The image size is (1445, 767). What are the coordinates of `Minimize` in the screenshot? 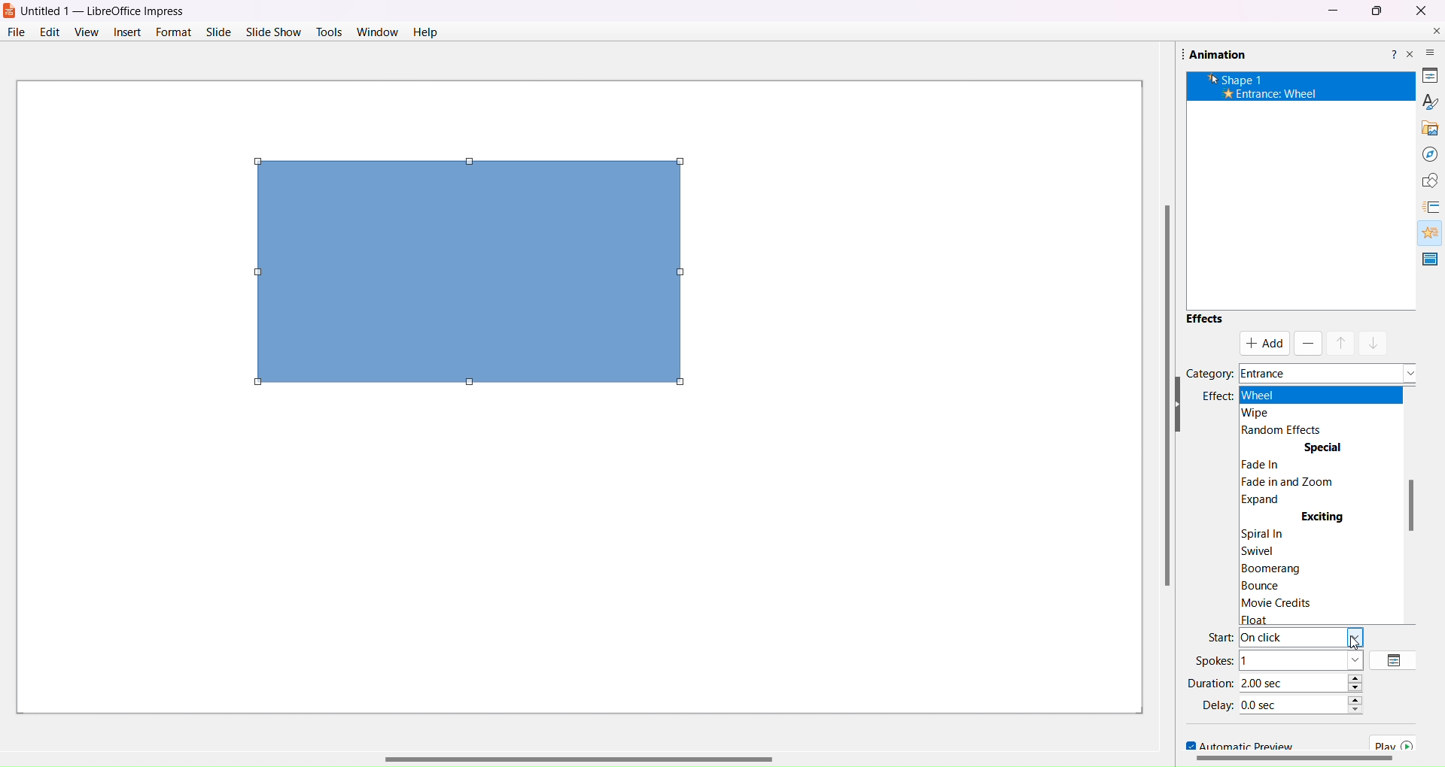 It's located at (1332, 10).